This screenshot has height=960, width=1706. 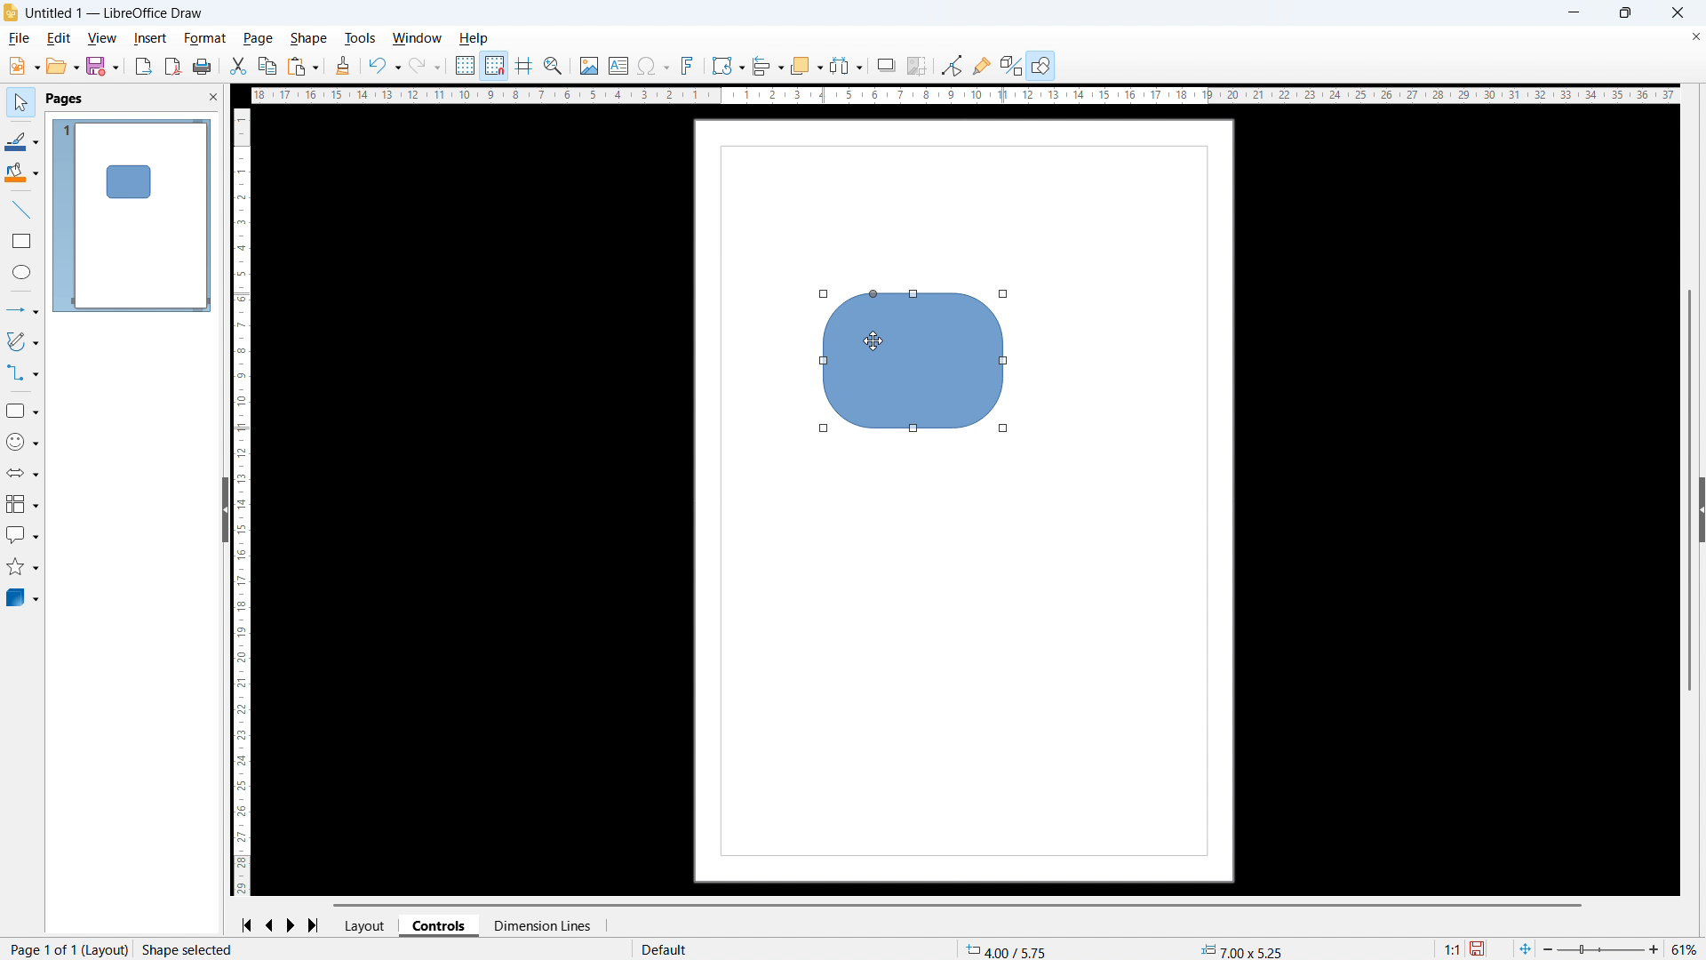 What do you see at coordinates (23, 372) in the screenshot?
I see `Connectors ` at bounding box center [23, 372].